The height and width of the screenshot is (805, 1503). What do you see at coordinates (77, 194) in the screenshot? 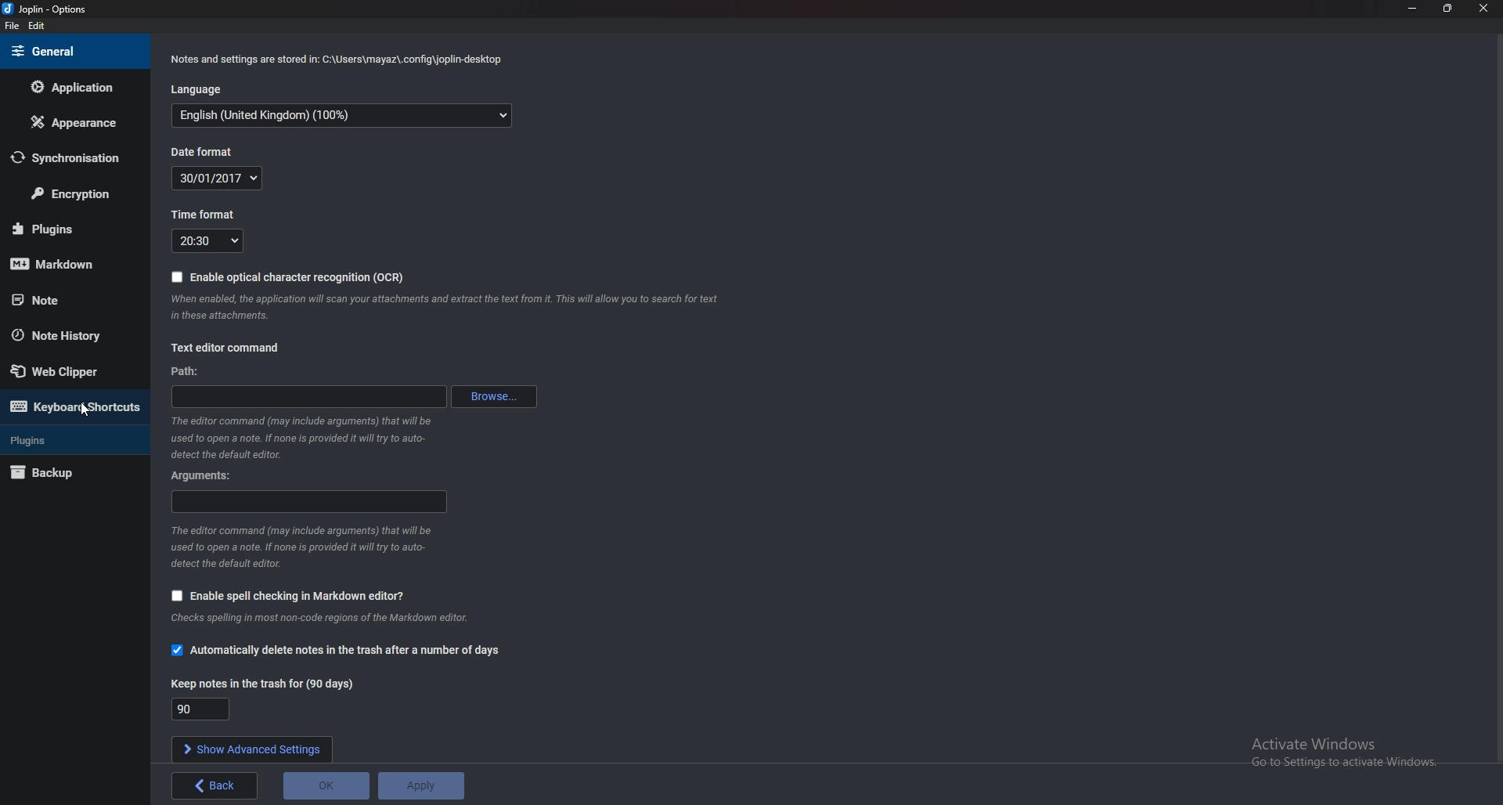
I see `Encryption` at bounding box center [77, 194].